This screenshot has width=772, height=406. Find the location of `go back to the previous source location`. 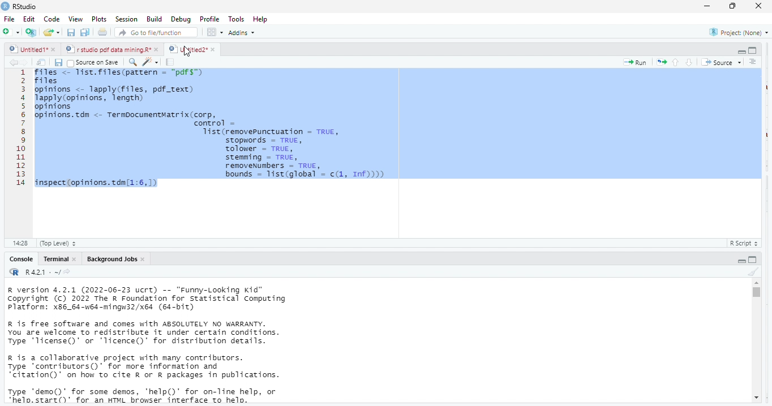

go back to the previous source location is located at coordinates (14, 62).